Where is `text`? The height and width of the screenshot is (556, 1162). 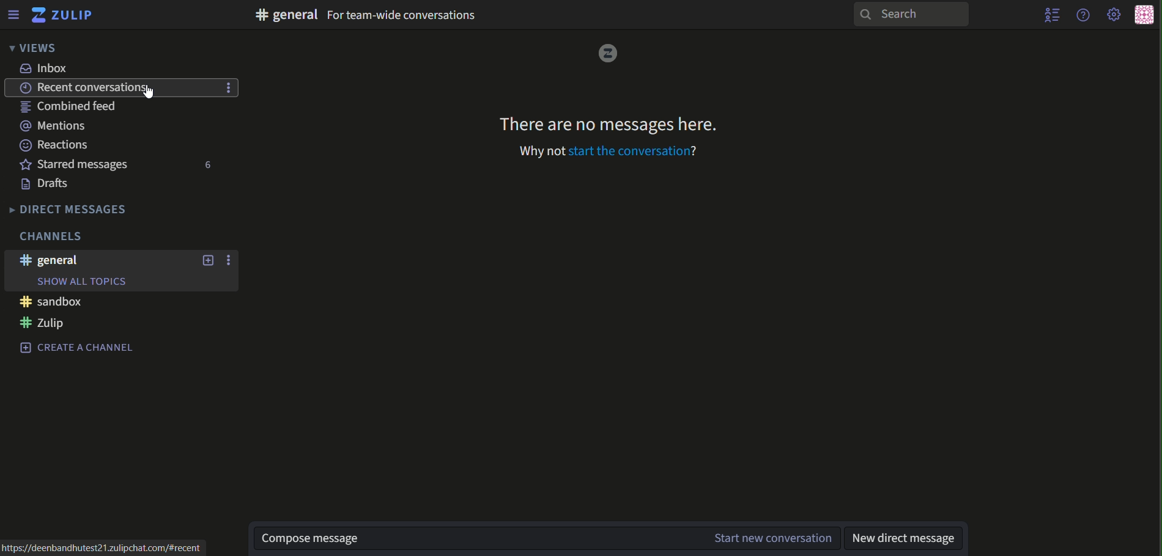
text is located at coordinates (82, 281).